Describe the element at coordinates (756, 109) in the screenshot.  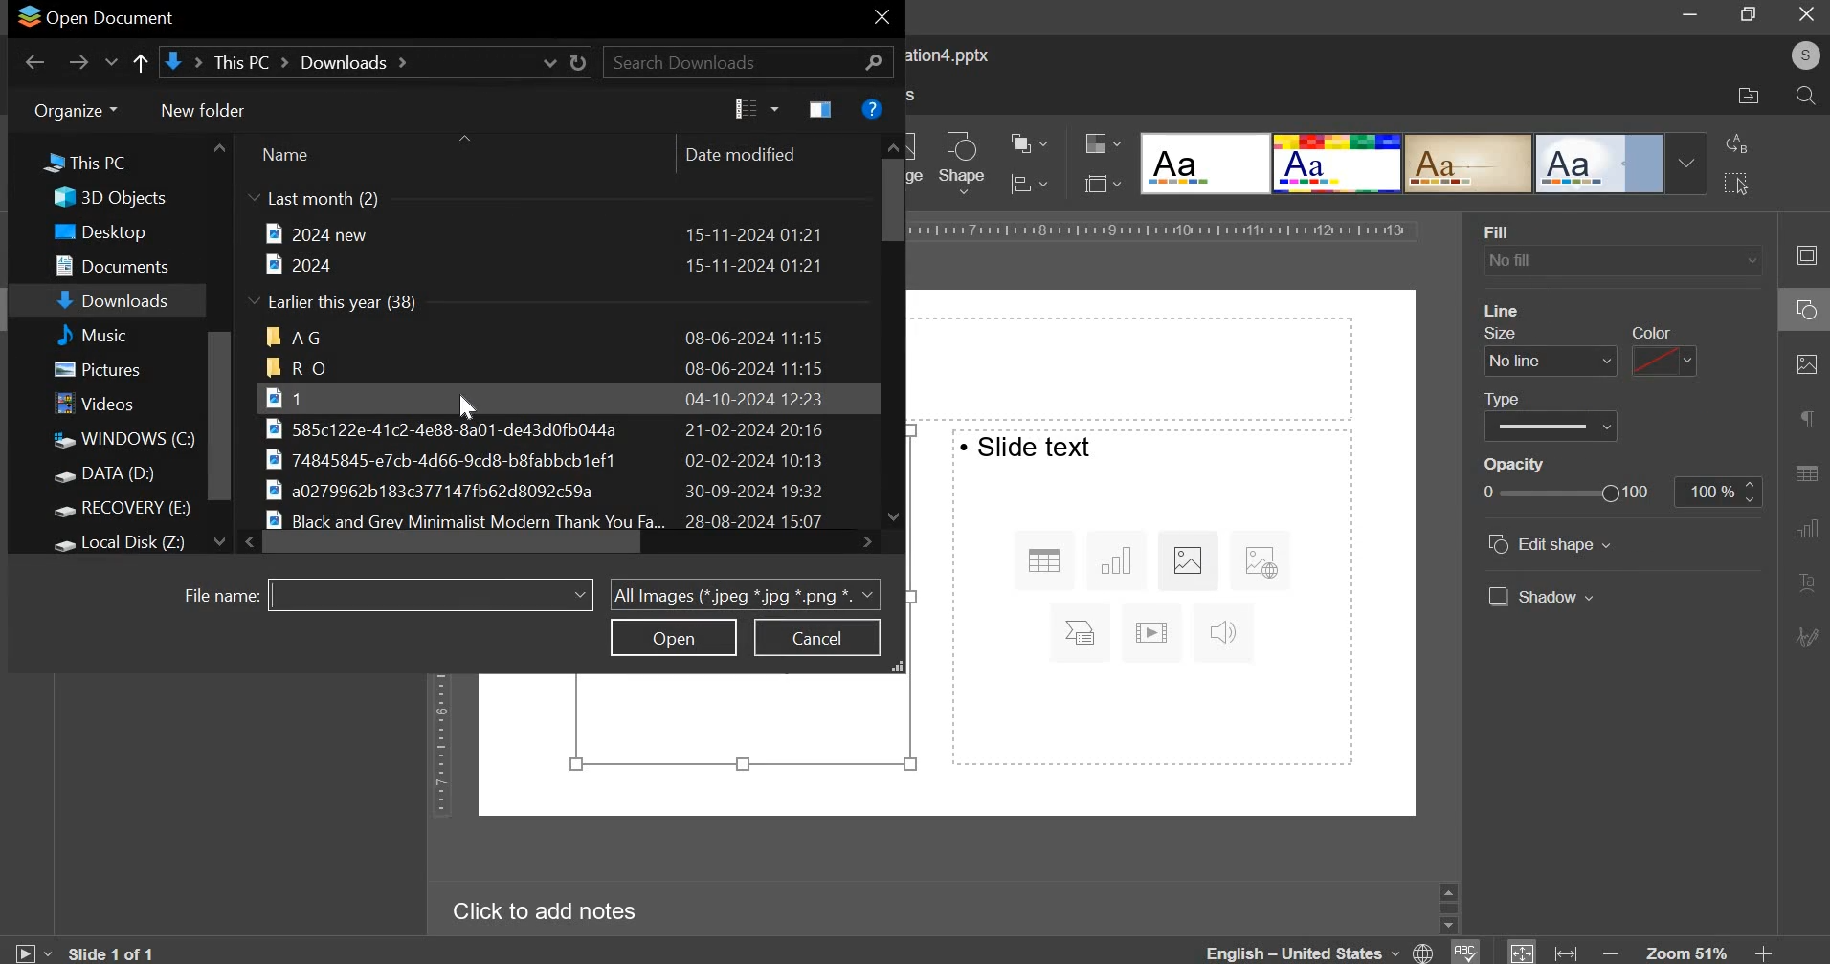
I see `sort` at that location.